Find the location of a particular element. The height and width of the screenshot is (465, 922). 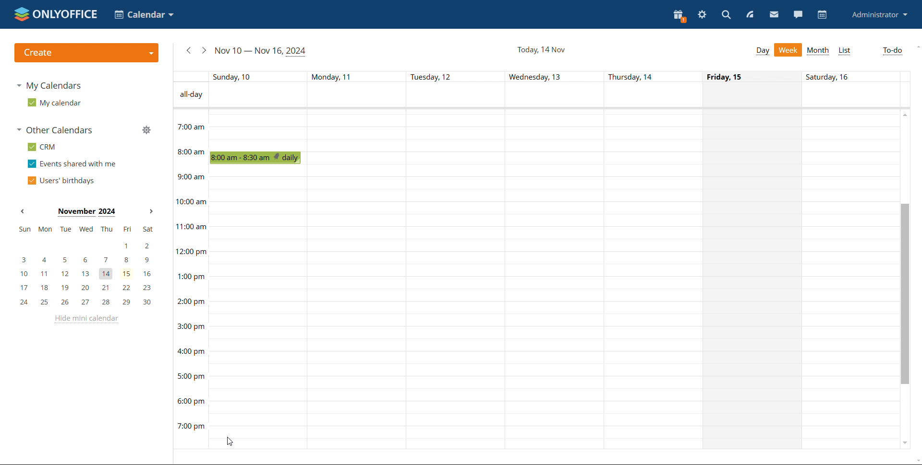

my calendar is located at coordinates (53, 102).